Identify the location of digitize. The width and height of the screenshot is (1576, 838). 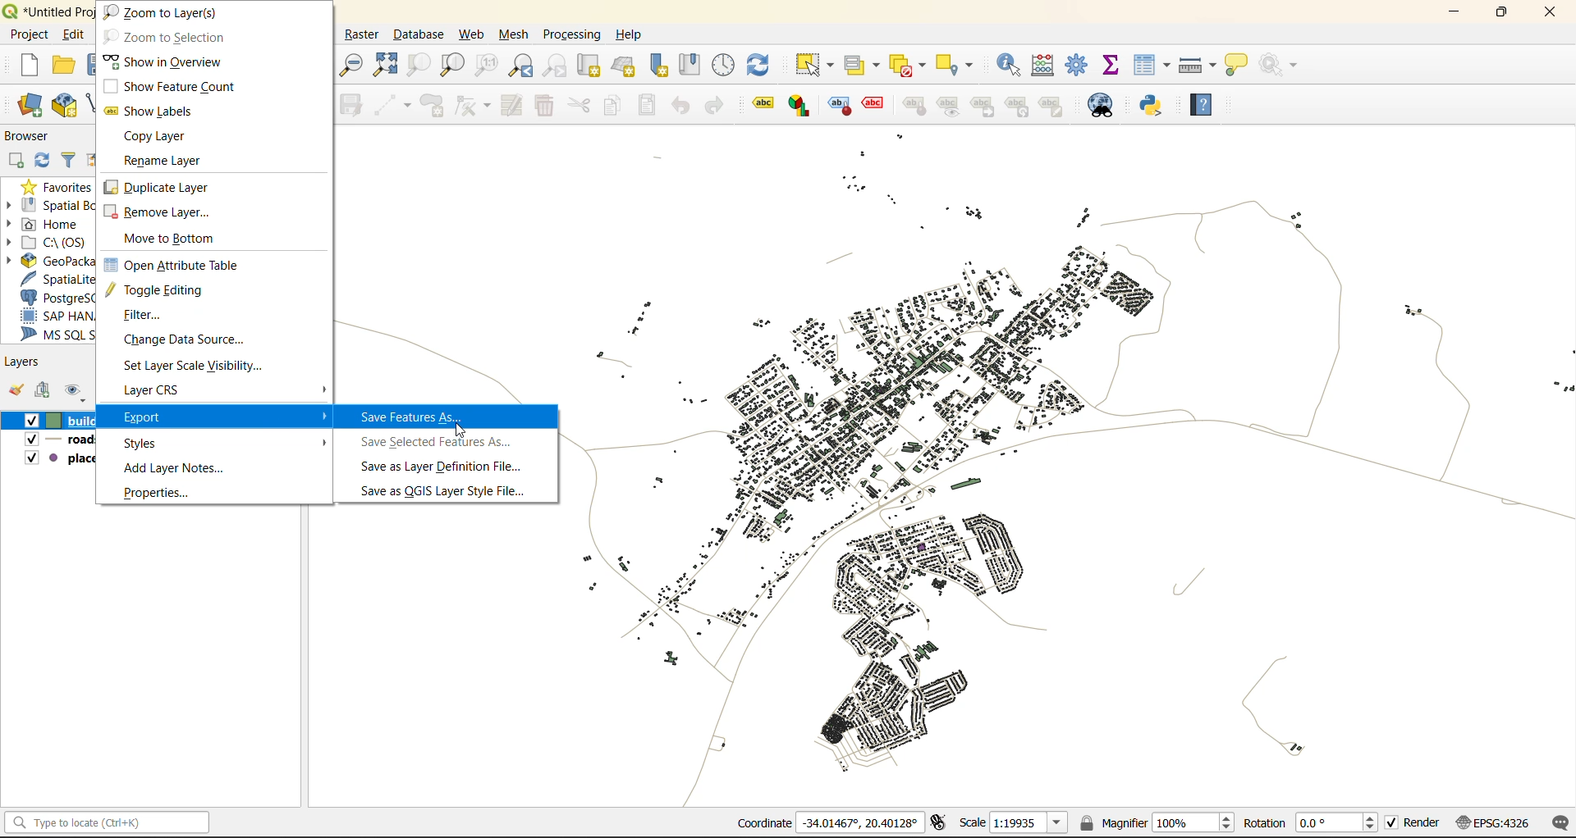
(393, 105).